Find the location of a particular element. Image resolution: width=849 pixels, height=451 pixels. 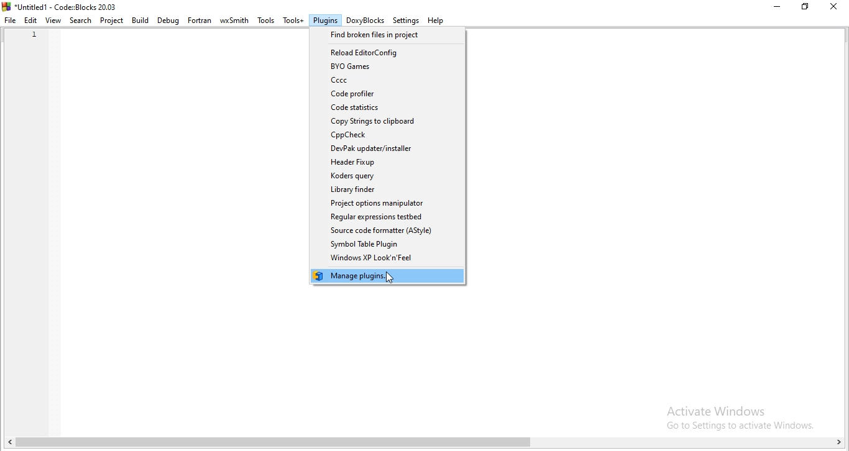

View is located at coordinates (53, 21).